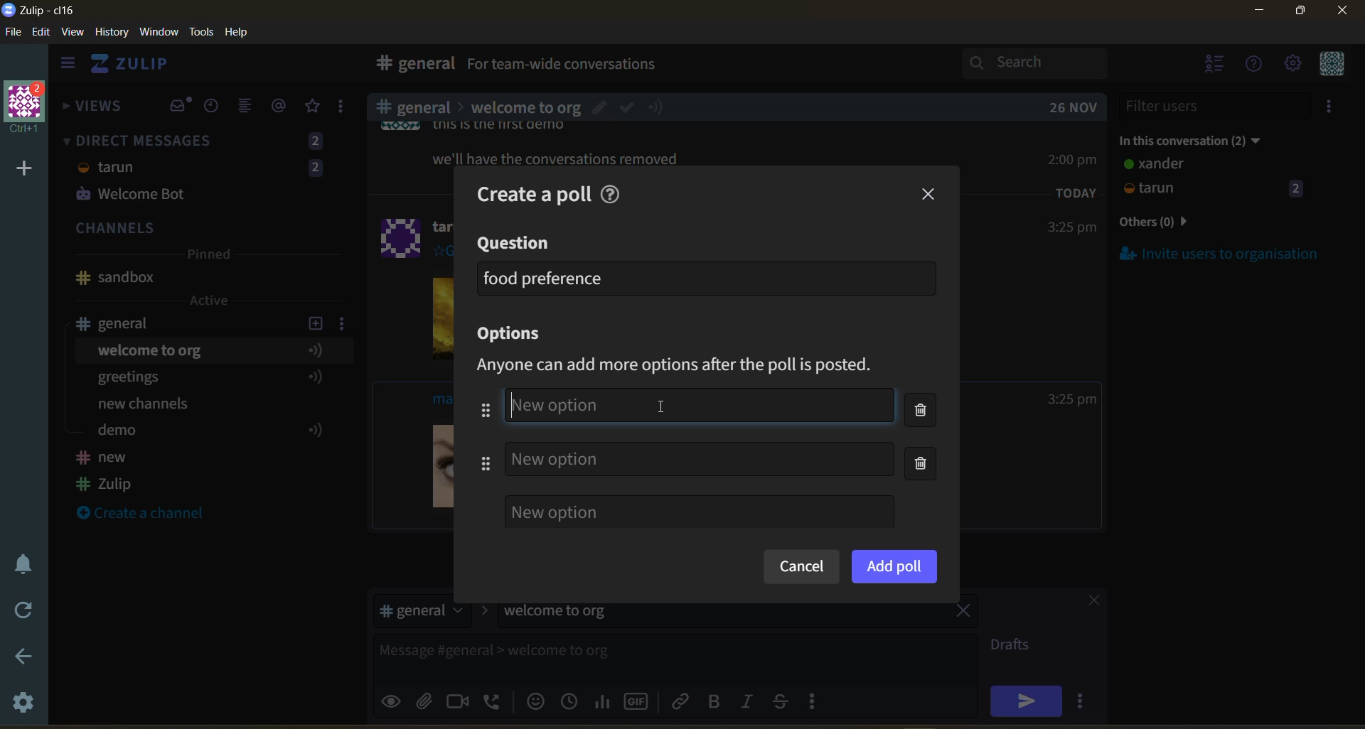  What do you see at coordinates (527, 192) in the screenshot?
I see `create a poll` at bounding box center [527, 192].